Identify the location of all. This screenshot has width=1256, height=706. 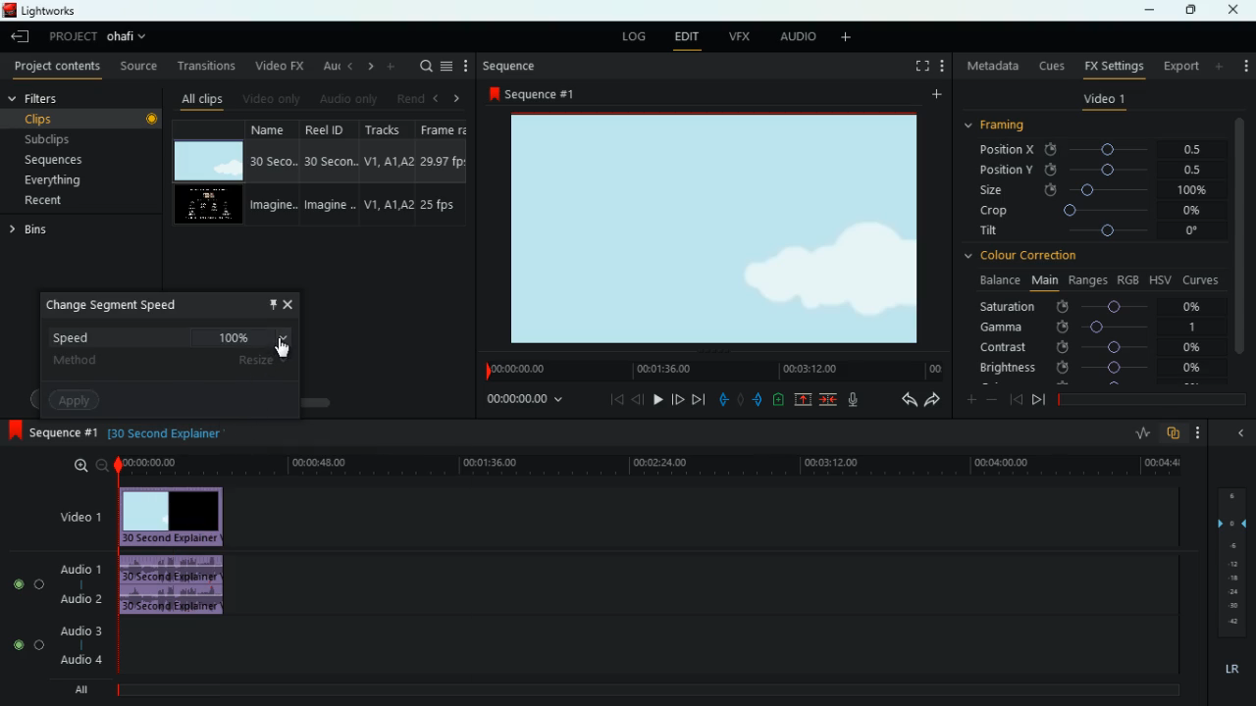
(77, 688).